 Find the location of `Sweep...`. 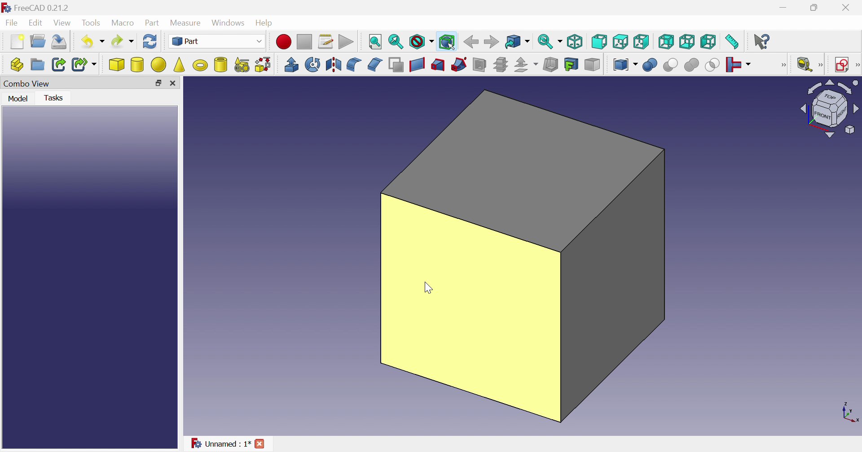

Sweep... is located at coordinates (459, 64).